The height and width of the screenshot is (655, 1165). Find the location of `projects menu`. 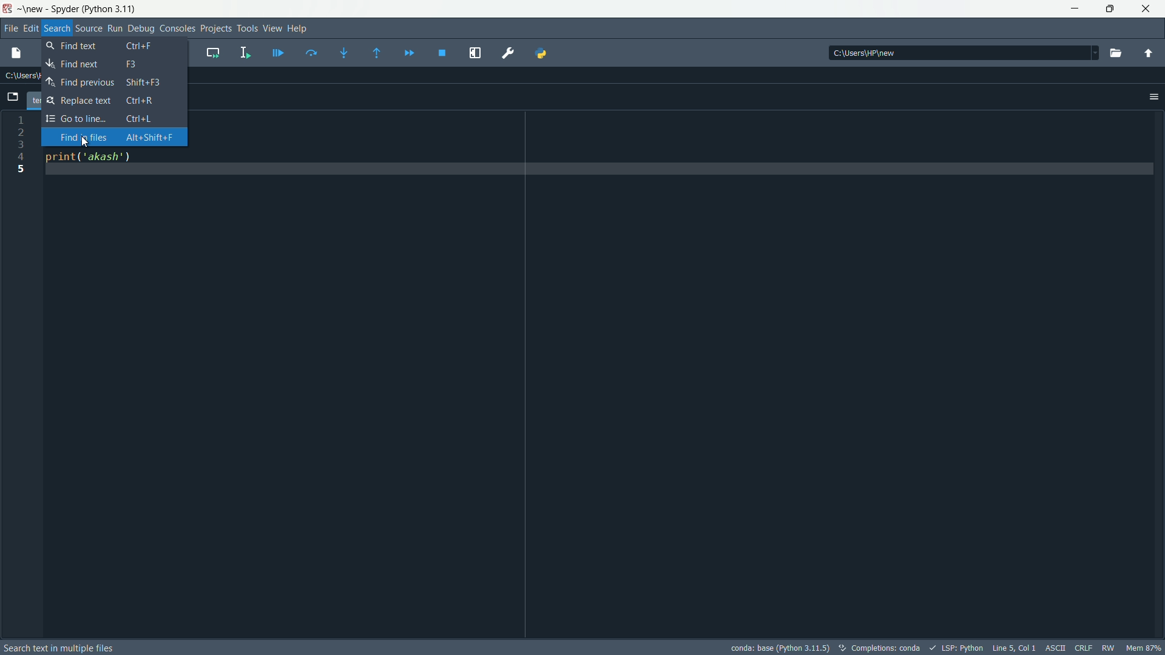

projects menu is located at coordinates (216, 29).